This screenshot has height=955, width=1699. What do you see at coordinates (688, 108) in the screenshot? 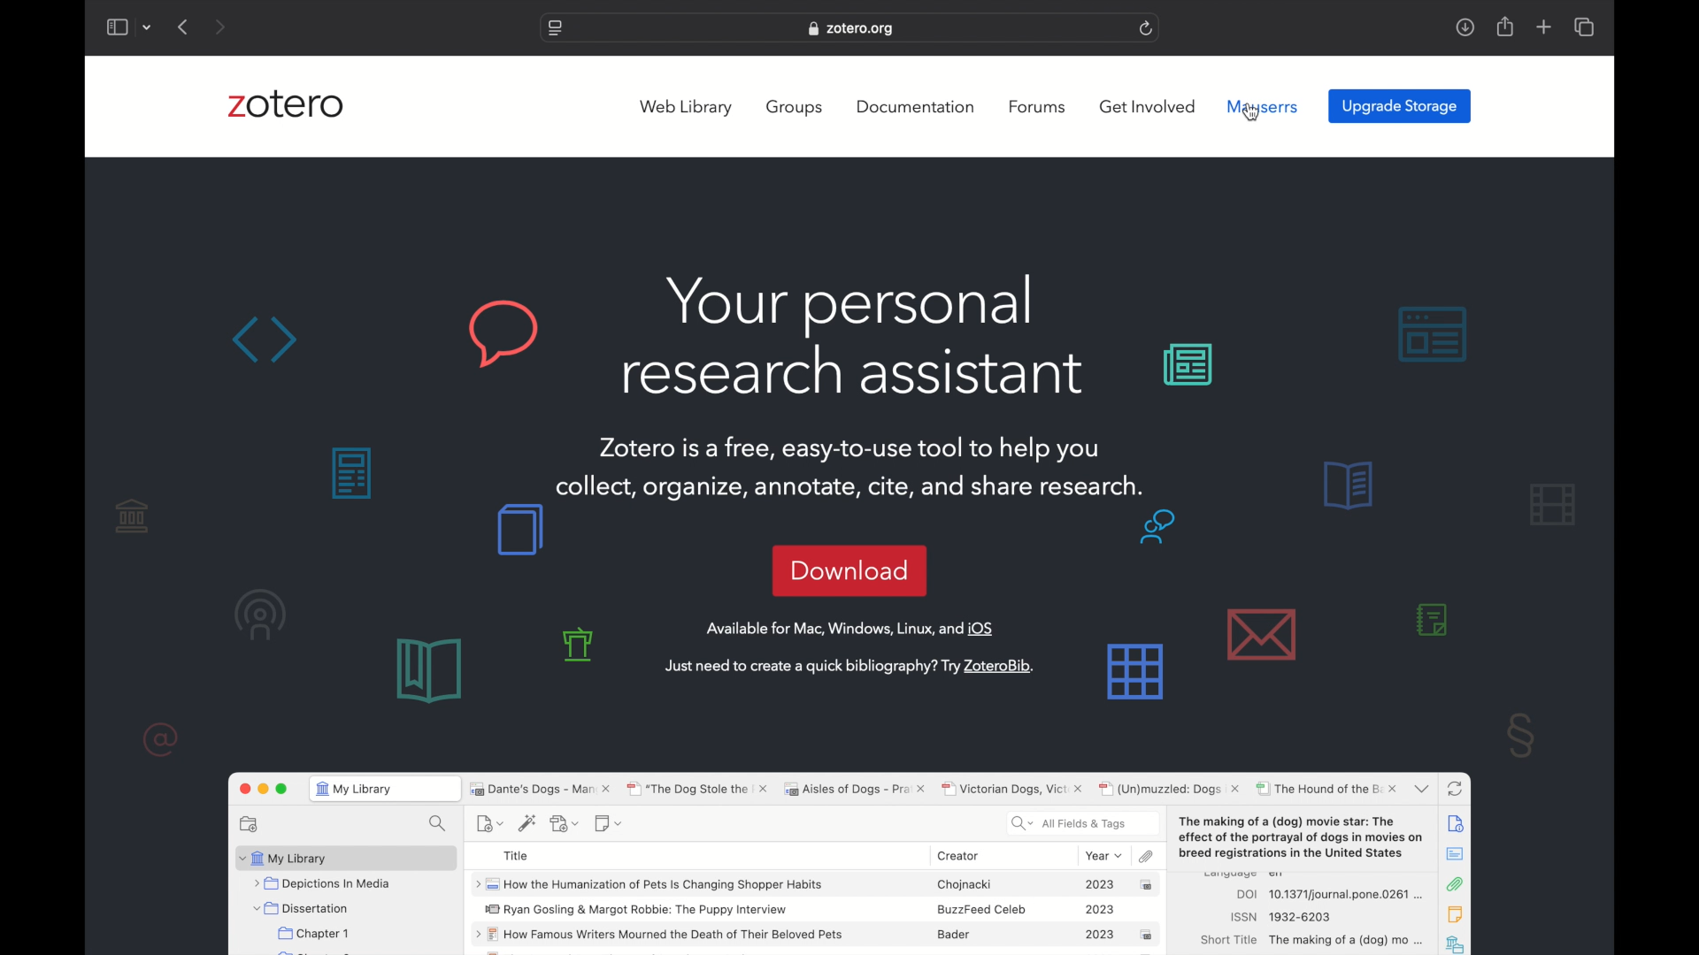
I see `web library` at bounding box center [688, 108].